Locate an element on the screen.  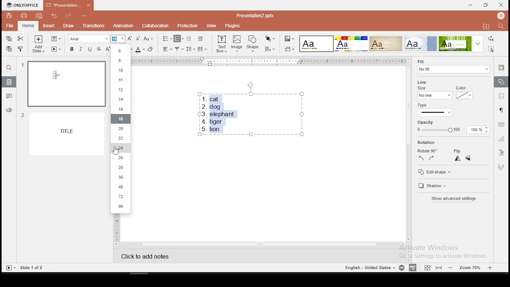
protection is located at coordinates (187, 25).